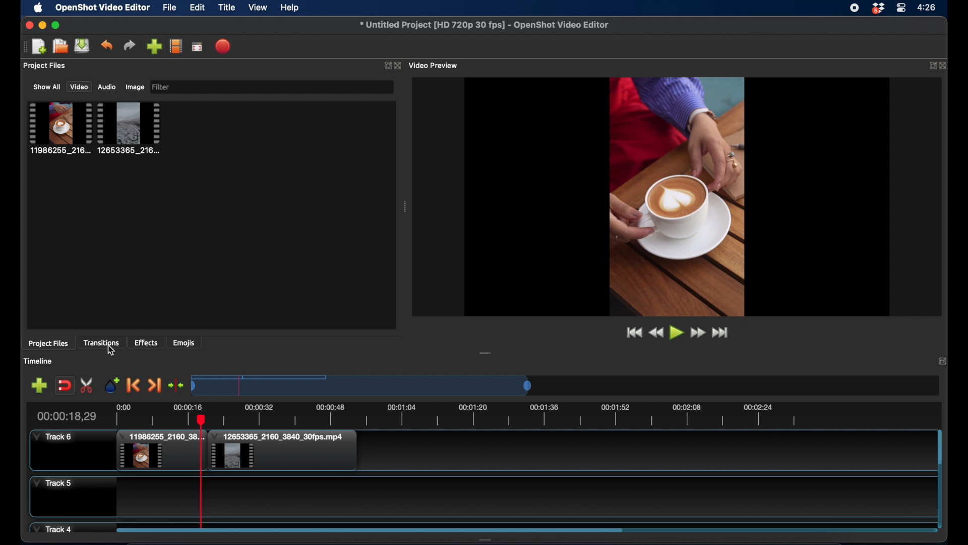 The width and height of the screenshot is (968, 545). What do you see at coordinates (53, 437) in the screenshot?
I see `track 6` at bounding box center [53, 437].